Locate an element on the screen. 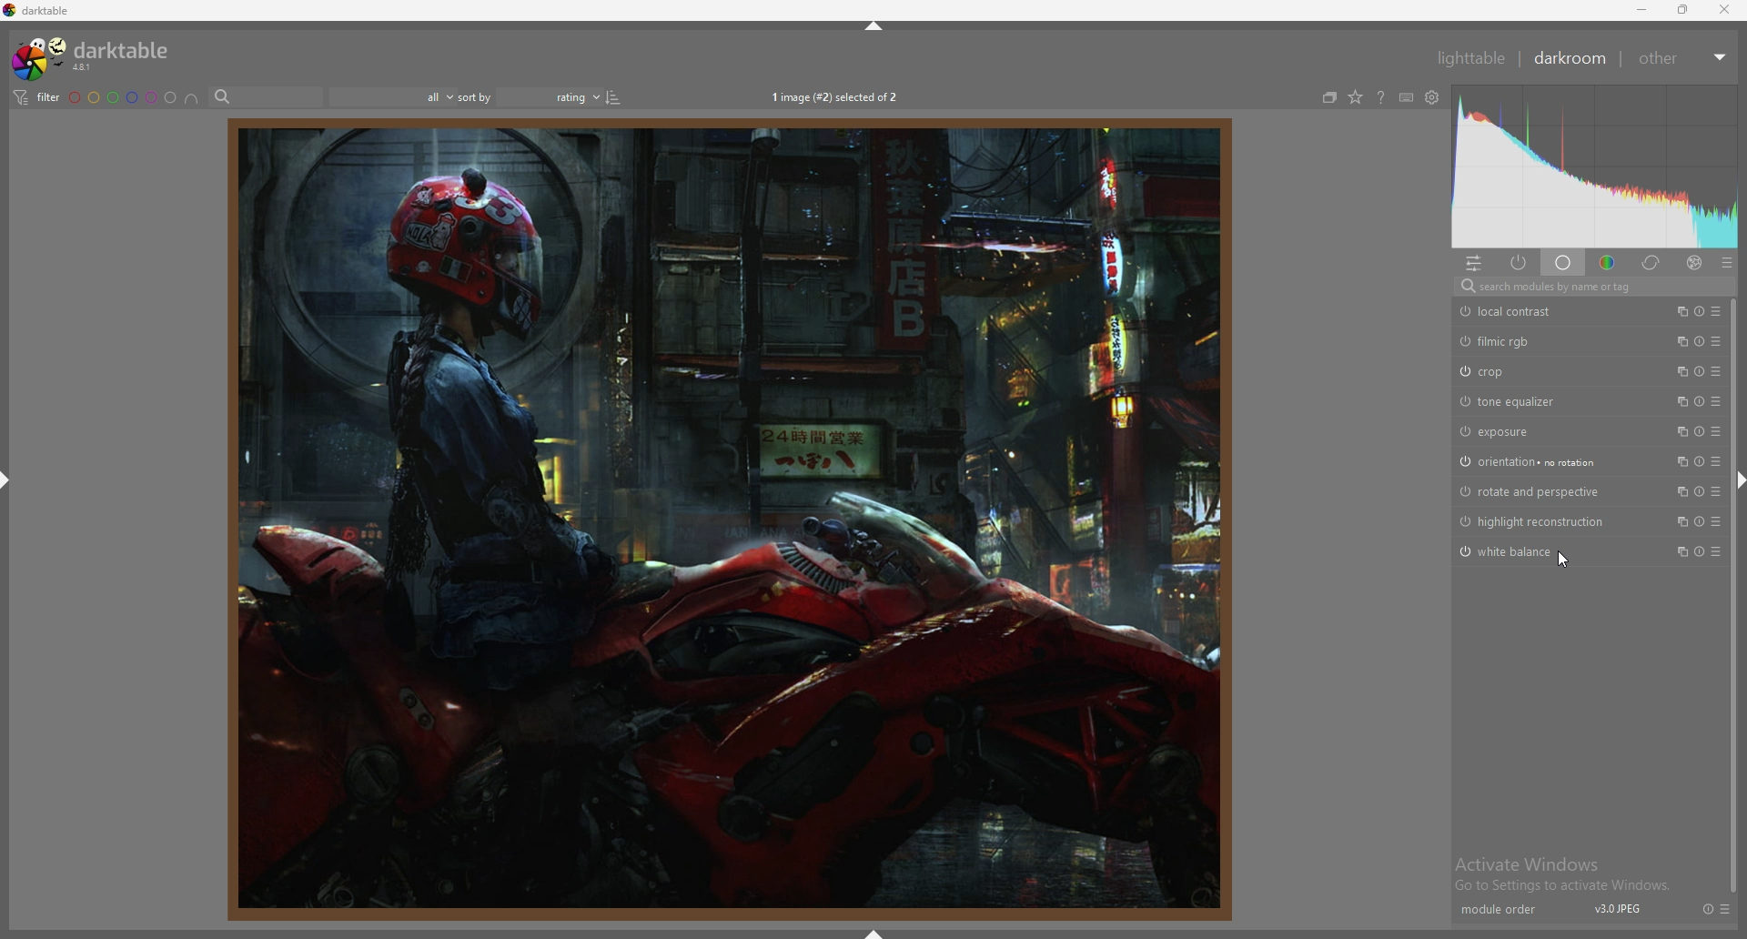  filter is located at coordinates (35, 97).